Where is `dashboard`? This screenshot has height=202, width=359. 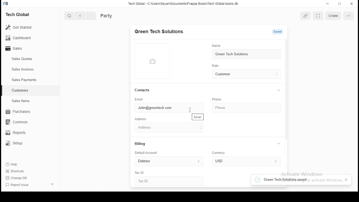 dashboard is located at coordinates (19, 37).